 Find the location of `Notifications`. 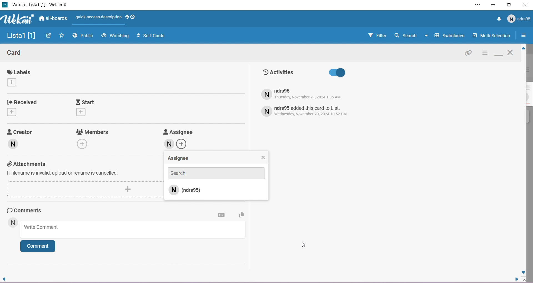

Notifications is located at coordinates (499, 19).